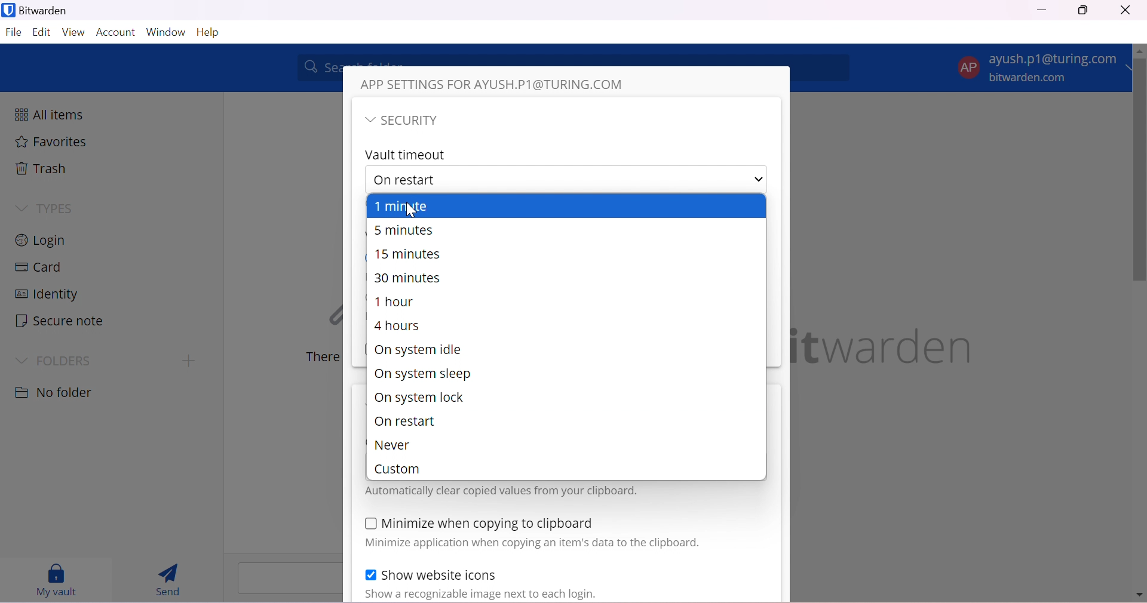 This screenshot has width=1147, height=603. Describe the element at coordinates (419, 396) in the screenshot. I see `On system lock` at that location.